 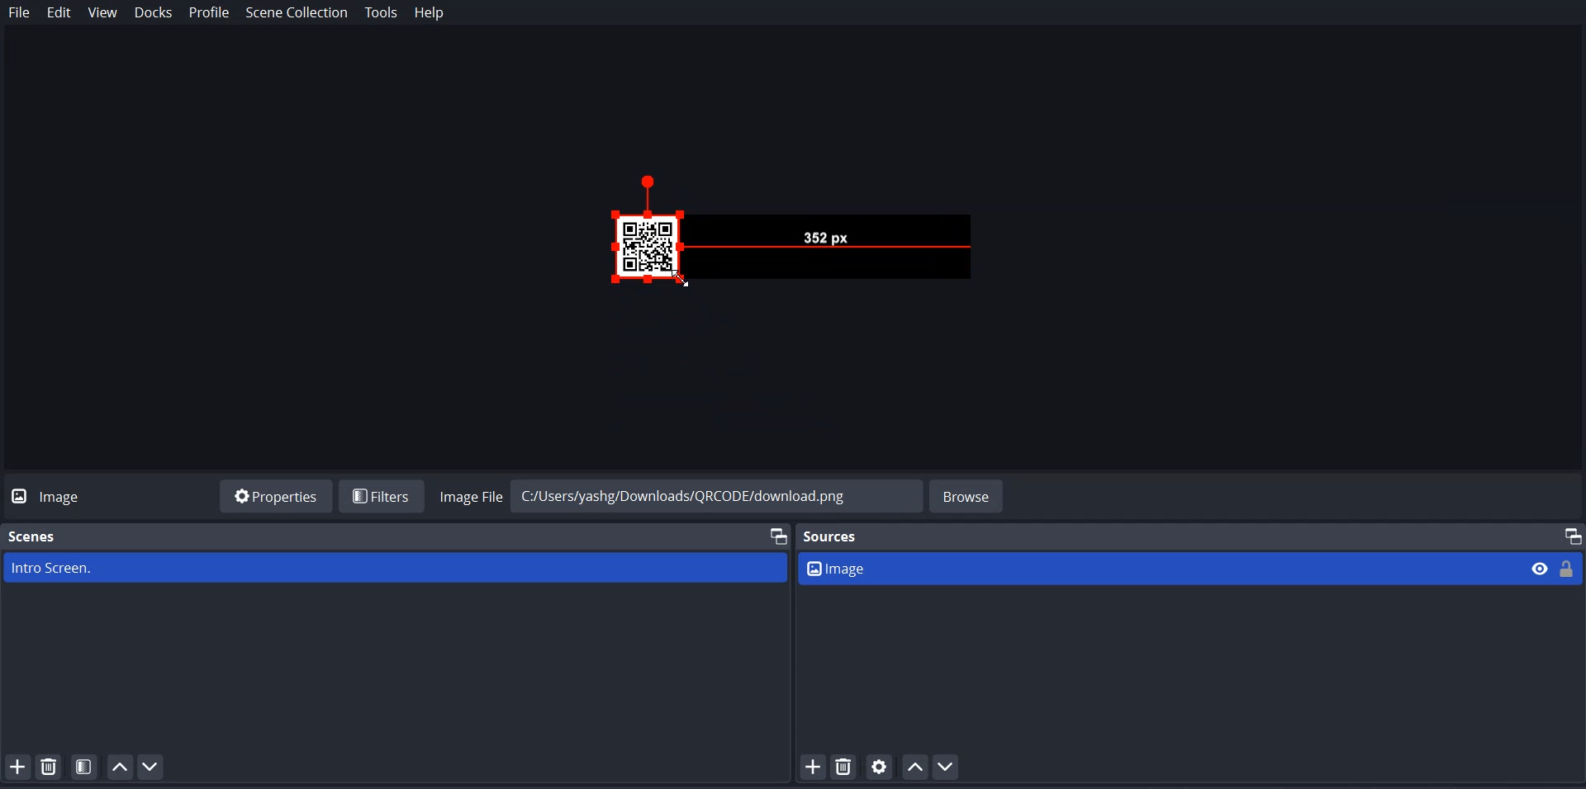 I want to click on Profile, so click(x=209, y=13).